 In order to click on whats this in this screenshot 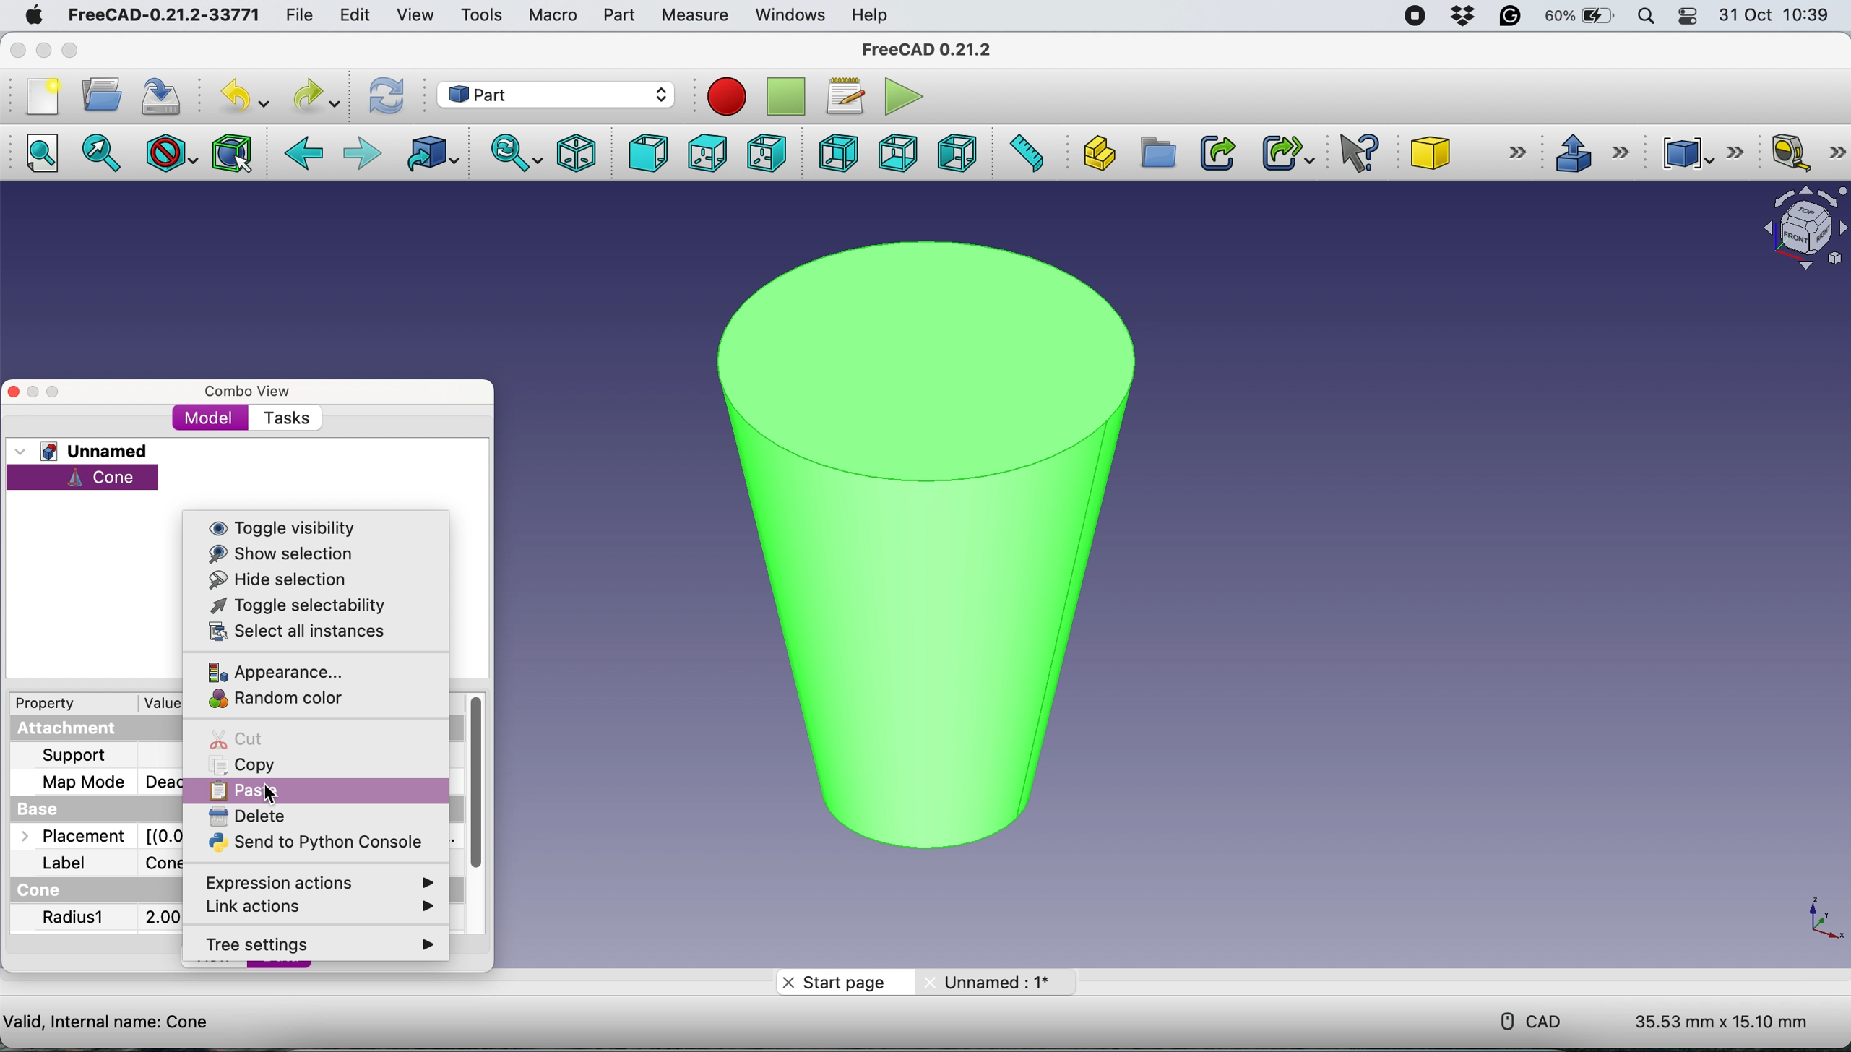, I will do `click(1352, 154)`.